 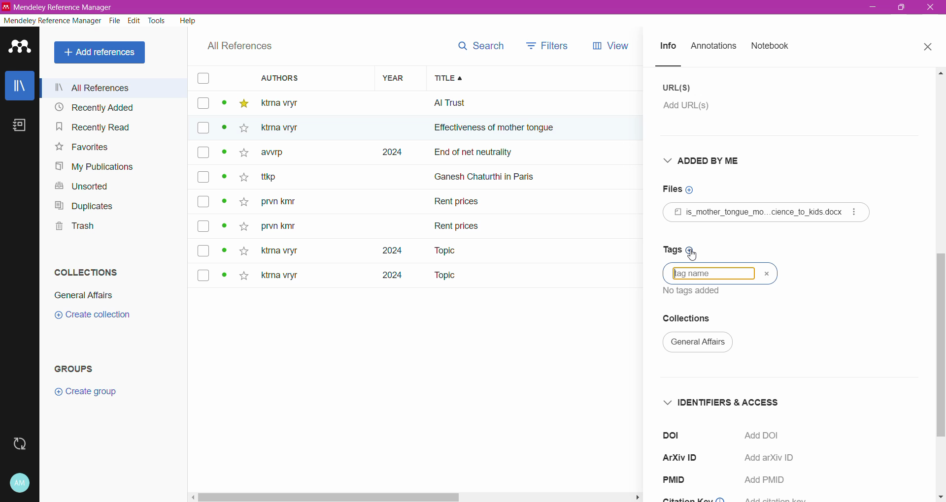 What do you see at coordinates (20, 48) in the screenshot?
I see `Application Logo` at bounding box center [20, 48].